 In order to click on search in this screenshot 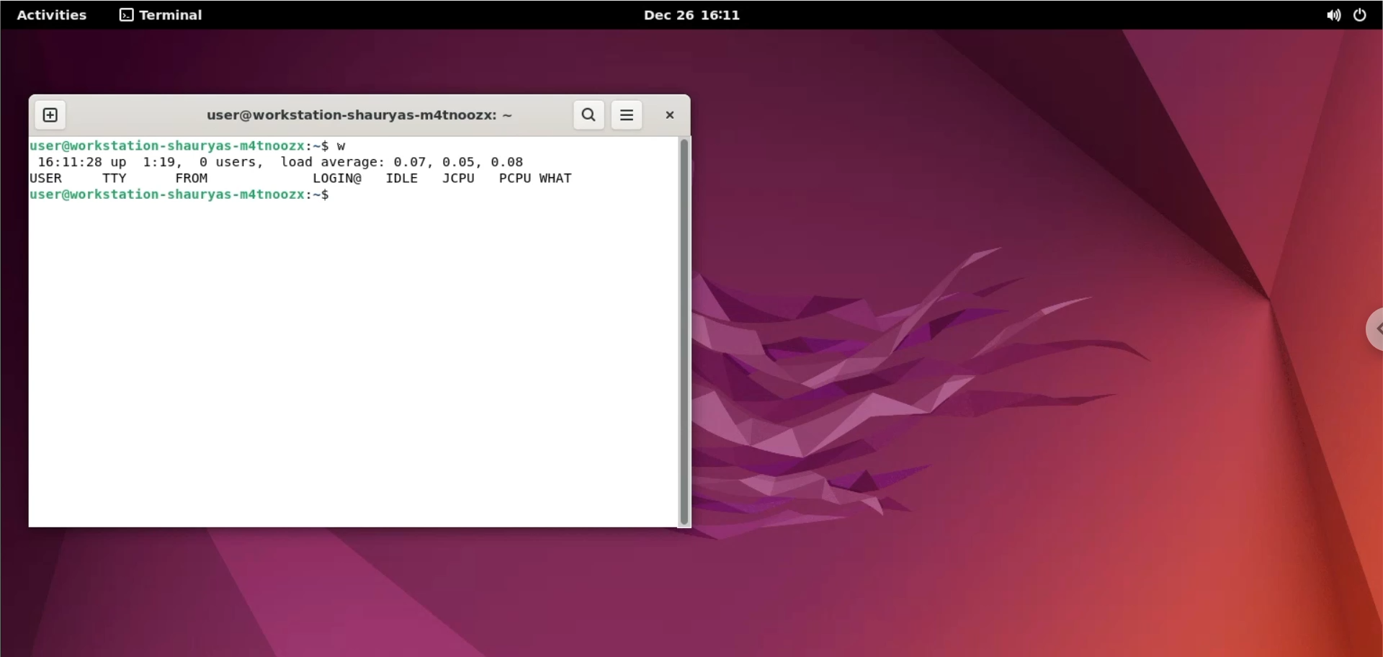, I will do `click(587, 115)`.